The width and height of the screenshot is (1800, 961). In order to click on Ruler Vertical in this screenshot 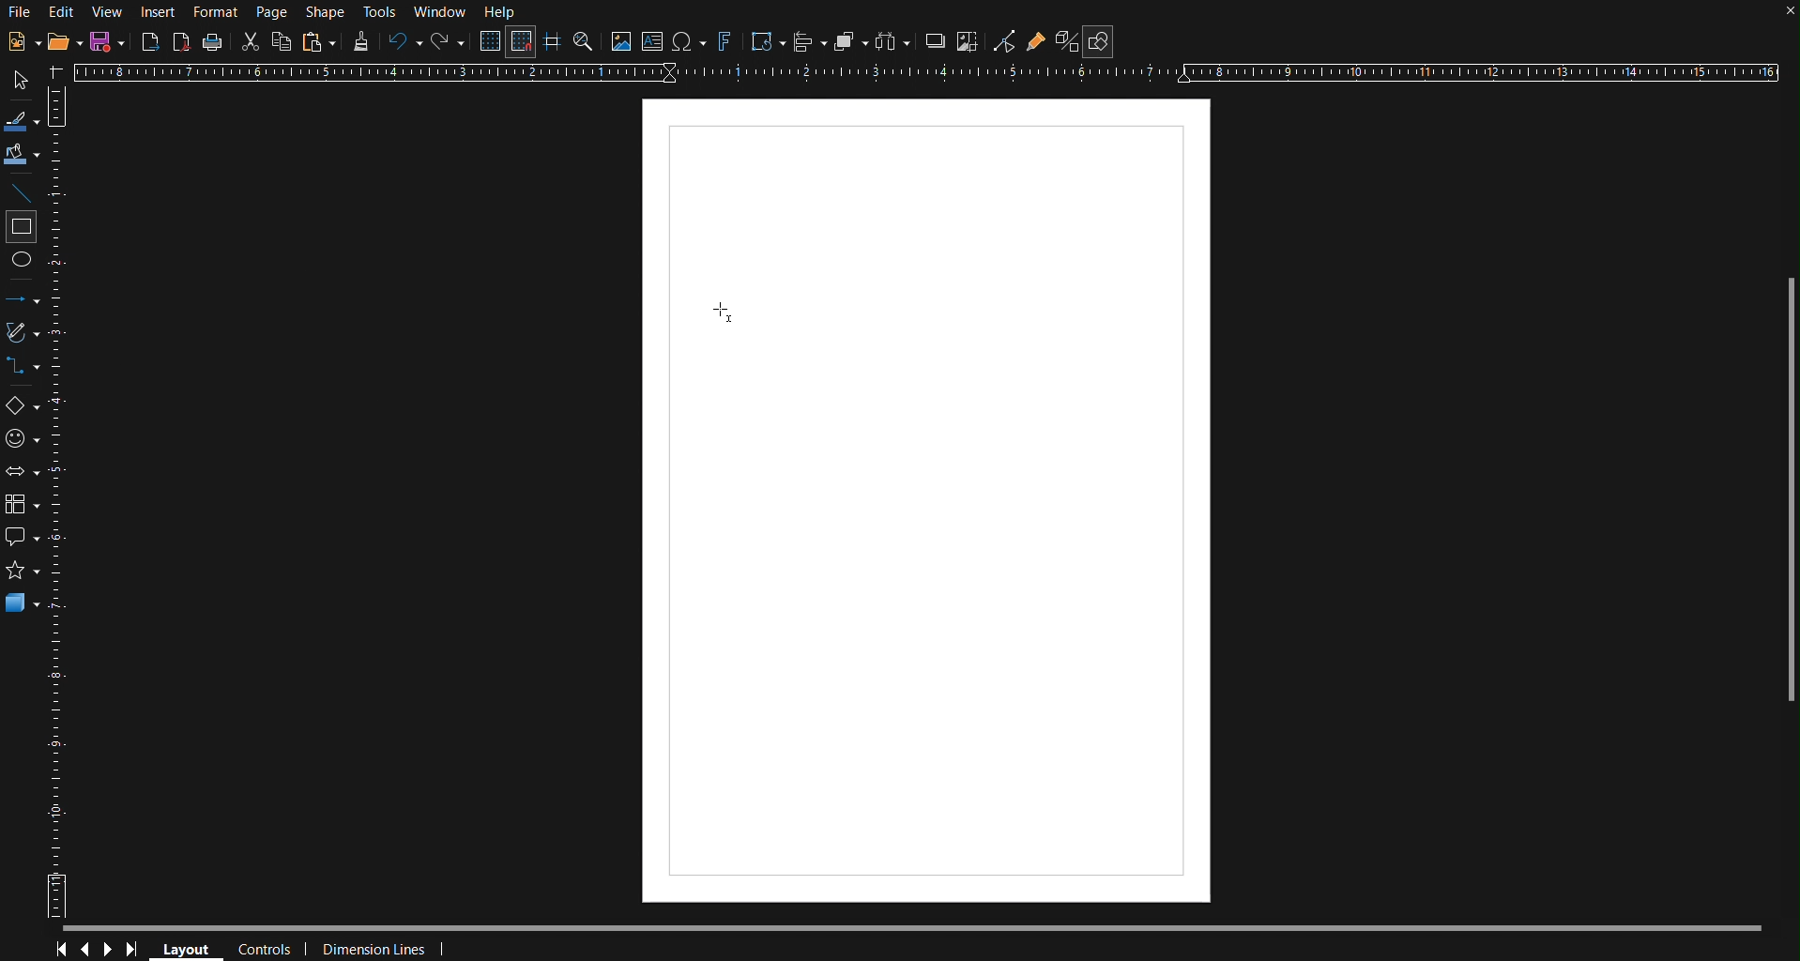, I will do `click(59, 500)`.